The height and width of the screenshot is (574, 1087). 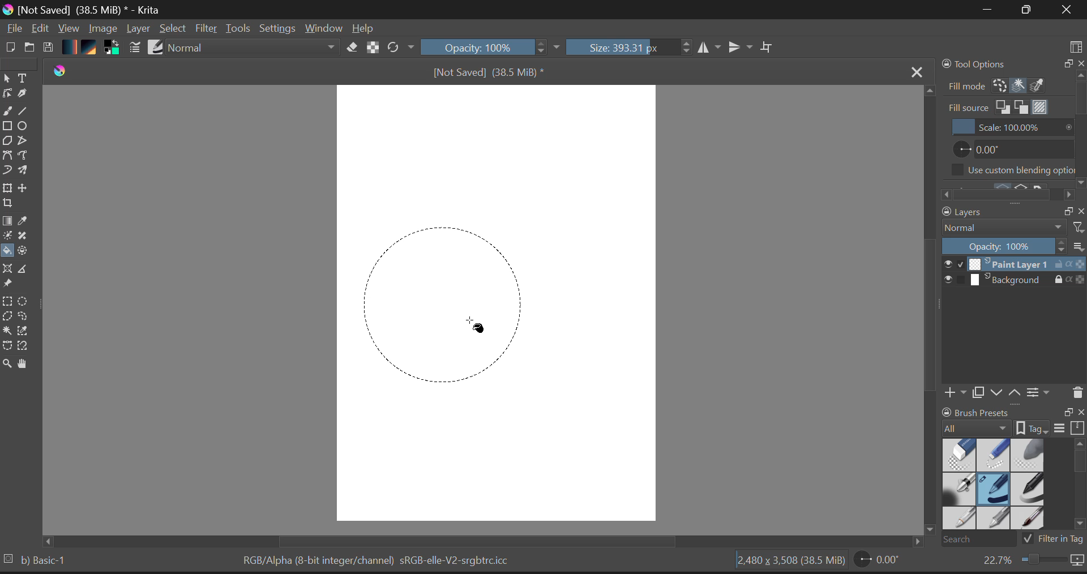 What do you see at coordinates (1022, 107) in the screenshot?
I see `Fill Source: Background Color` at bounding box center [1022, 107].